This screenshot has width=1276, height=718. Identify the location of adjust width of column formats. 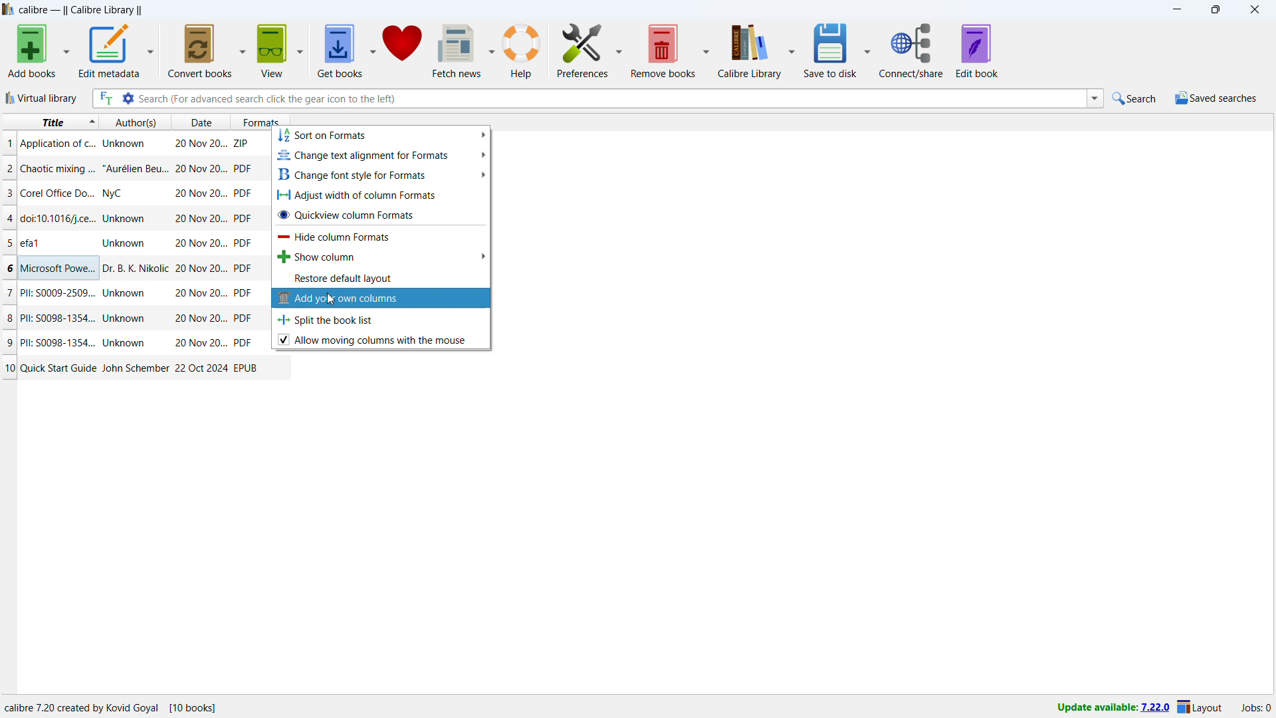
(380, 193).